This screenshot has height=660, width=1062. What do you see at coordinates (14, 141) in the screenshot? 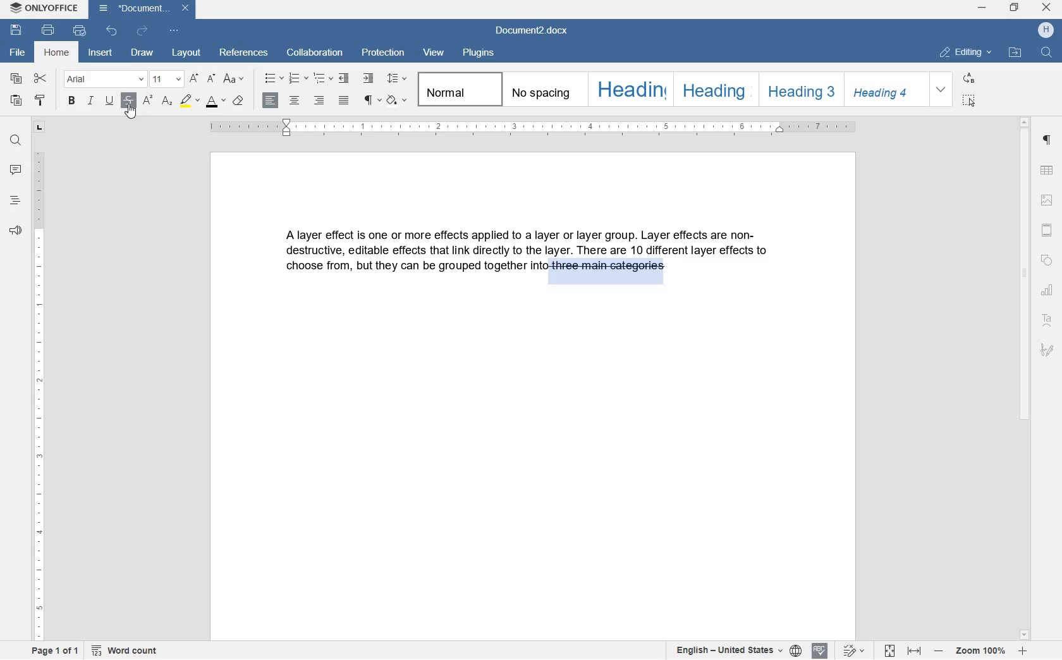
I see `find` at bounding box center [14, 141].